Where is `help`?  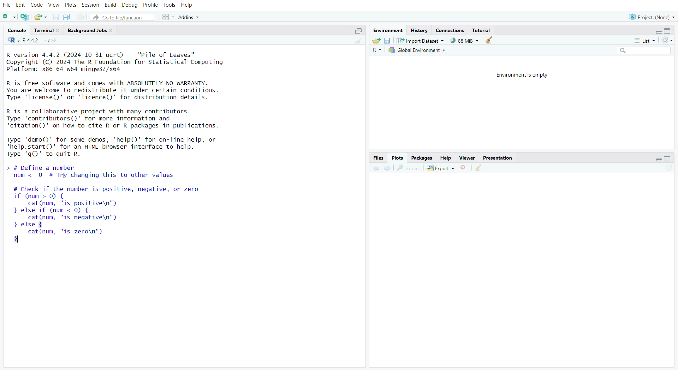
help is located at coordinates (188, 5).